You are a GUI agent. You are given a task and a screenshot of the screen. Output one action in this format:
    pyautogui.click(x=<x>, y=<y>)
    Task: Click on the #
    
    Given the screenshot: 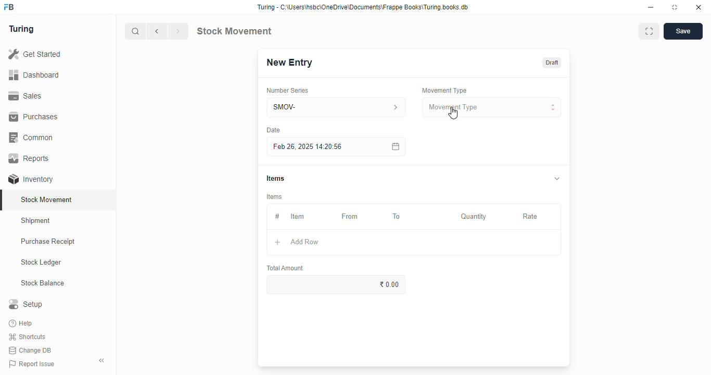 What is the action you would take?
    pyautogui.click(x=277, y=217)
    